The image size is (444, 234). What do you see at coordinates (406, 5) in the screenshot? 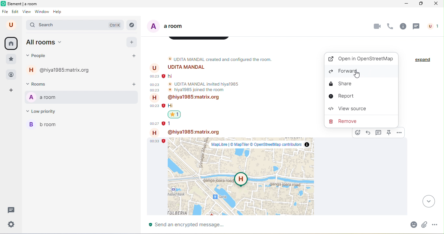
I see `minimize` at bounding box center [406, 5].